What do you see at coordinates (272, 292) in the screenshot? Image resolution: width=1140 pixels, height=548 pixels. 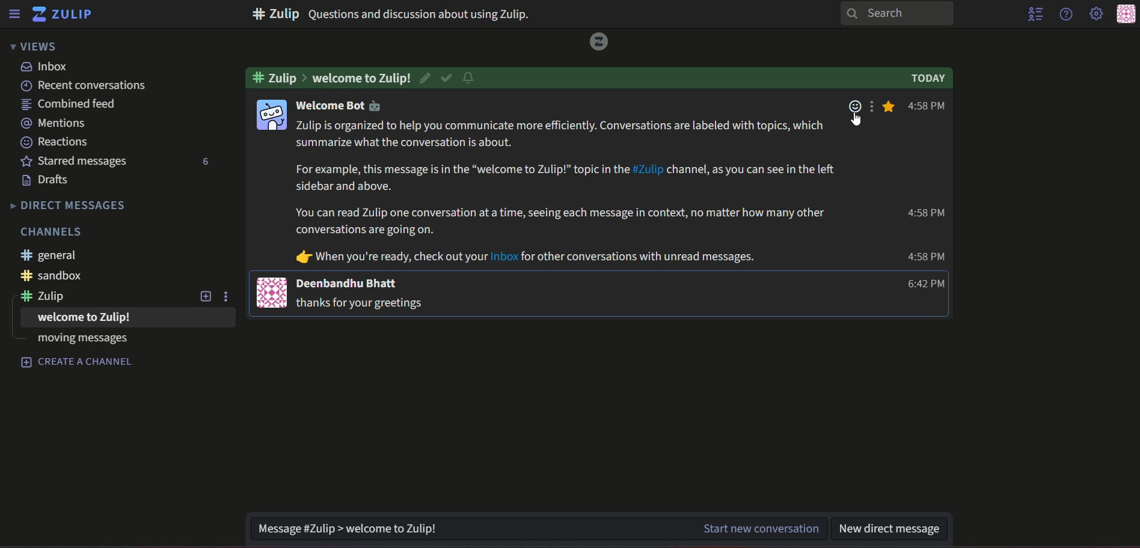 I see `icon` at bounding box center [272, 292].